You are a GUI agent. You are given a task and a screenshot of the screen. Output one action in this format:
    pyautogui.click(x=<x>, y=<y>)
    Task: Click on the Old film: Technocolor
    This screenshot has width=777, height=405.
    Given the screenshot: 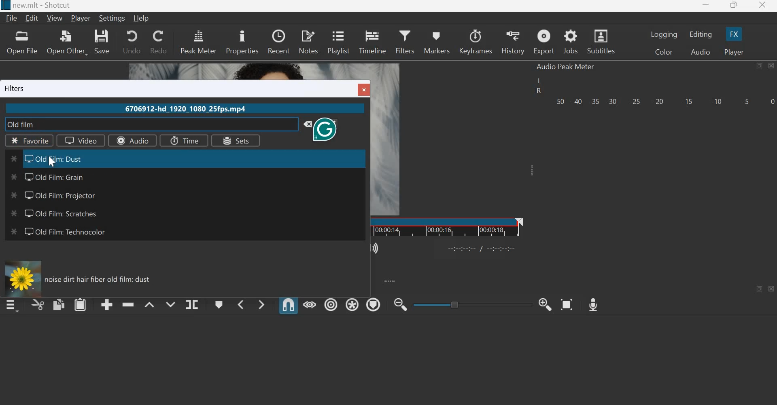 What is the action you would take?
    pyautogui.click(x=72, y=232)
    